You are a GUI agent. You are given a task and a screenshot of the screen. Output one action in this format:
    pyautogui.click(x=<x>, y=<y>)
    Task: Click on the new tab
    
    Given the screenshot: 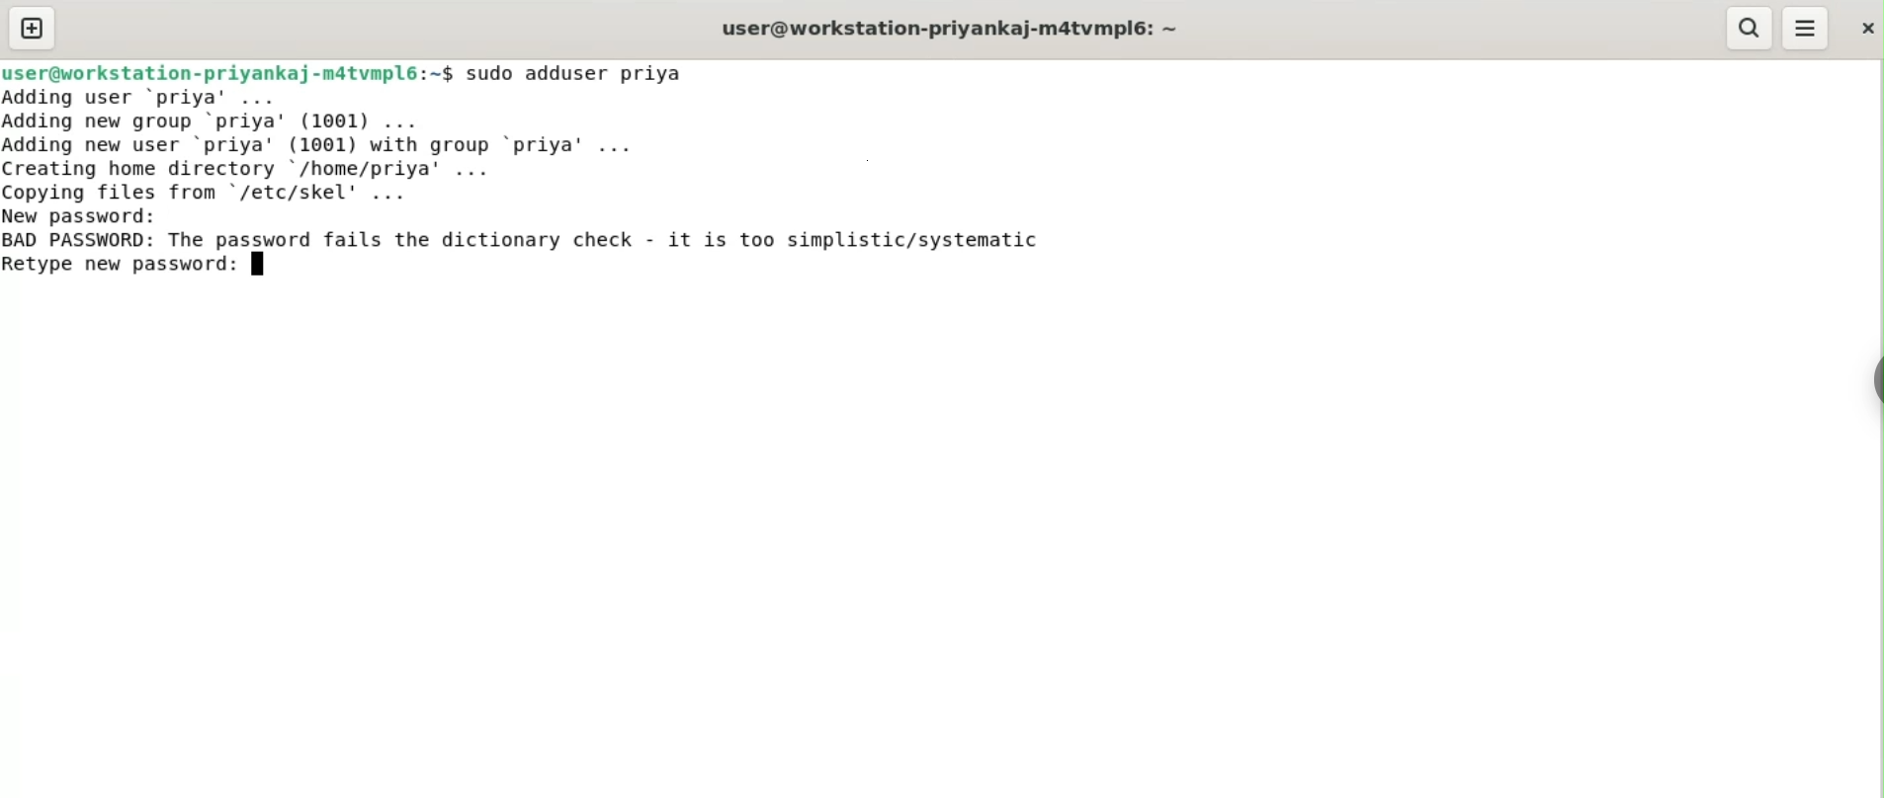 What is the action you would take?
    pyautogui.click(x=32, y=28)
    